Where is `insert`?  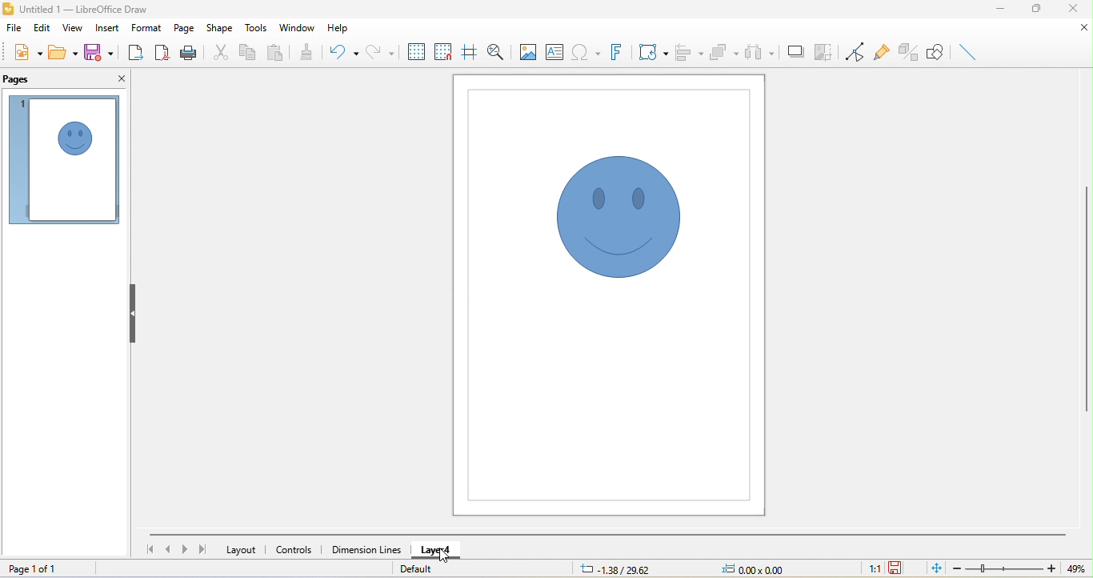 insert is located at coordinates (108, 28).